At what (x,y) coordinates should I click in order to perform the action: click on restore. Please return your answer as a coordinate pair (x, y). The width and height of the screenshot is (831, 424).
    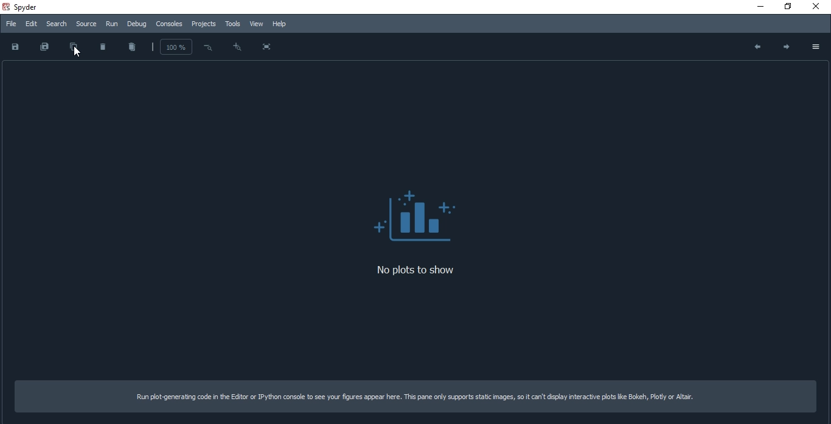
    Looking at the image, I should click on (785, 7).